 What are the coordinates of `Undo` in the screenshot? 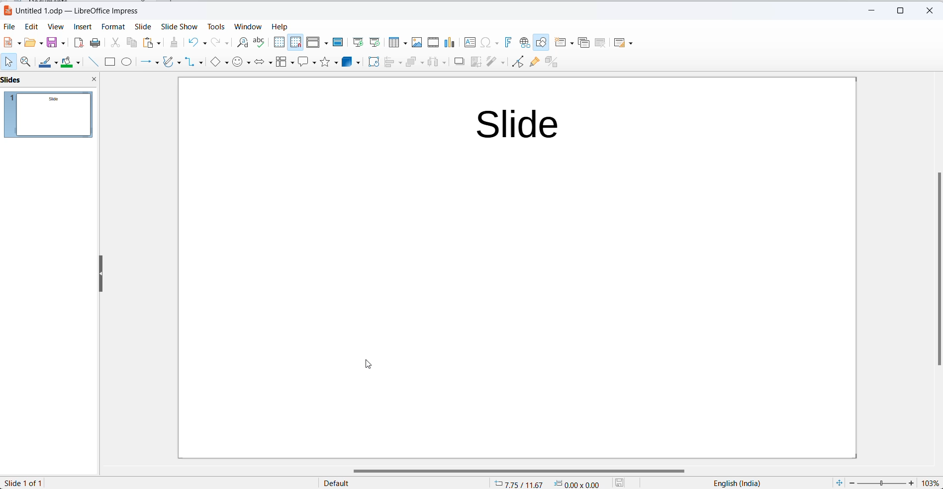 It's located at (194, 43).